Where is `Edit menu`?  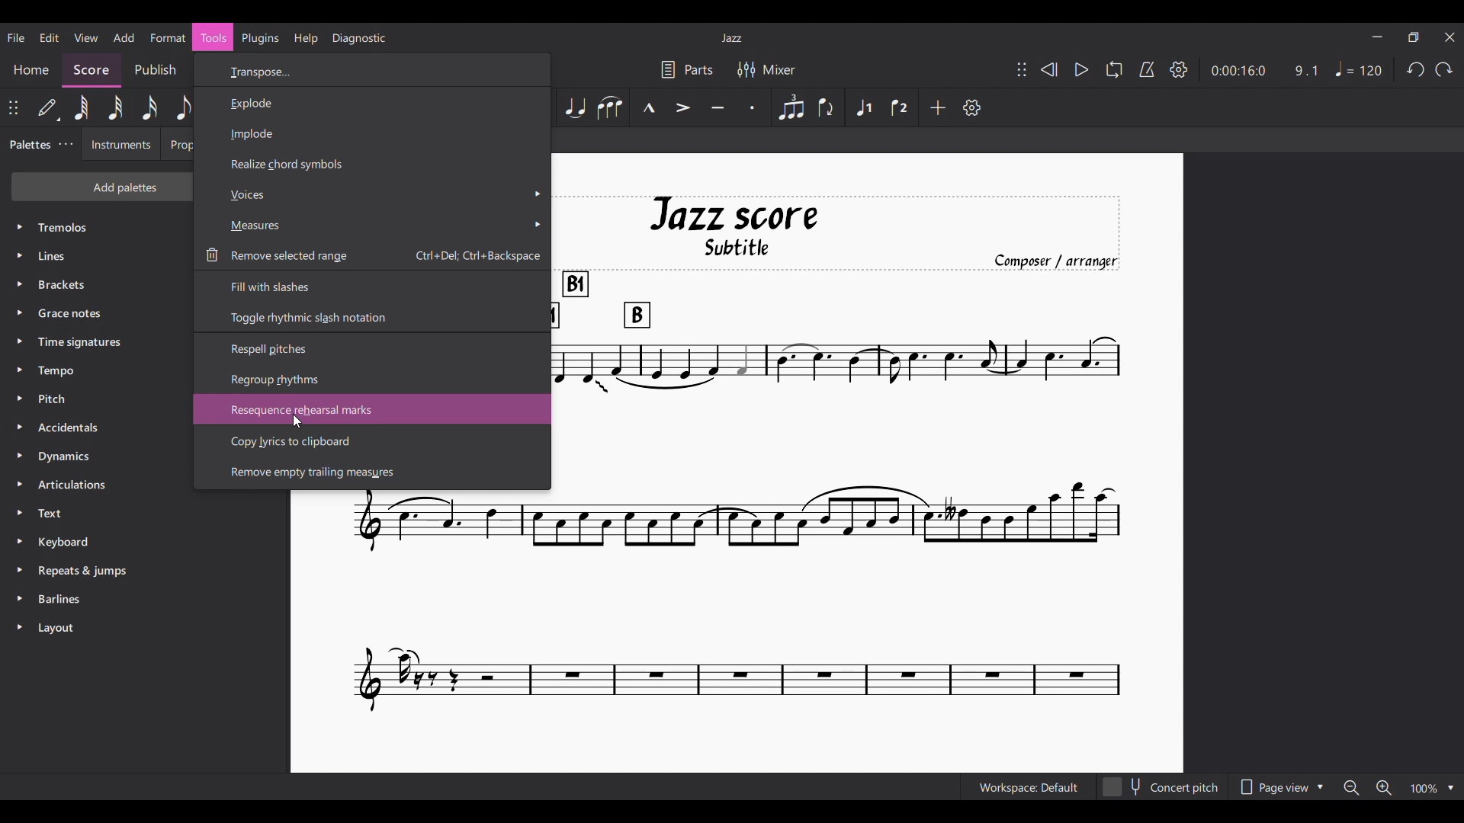
Edit menu is located at coordinates (50, 37).